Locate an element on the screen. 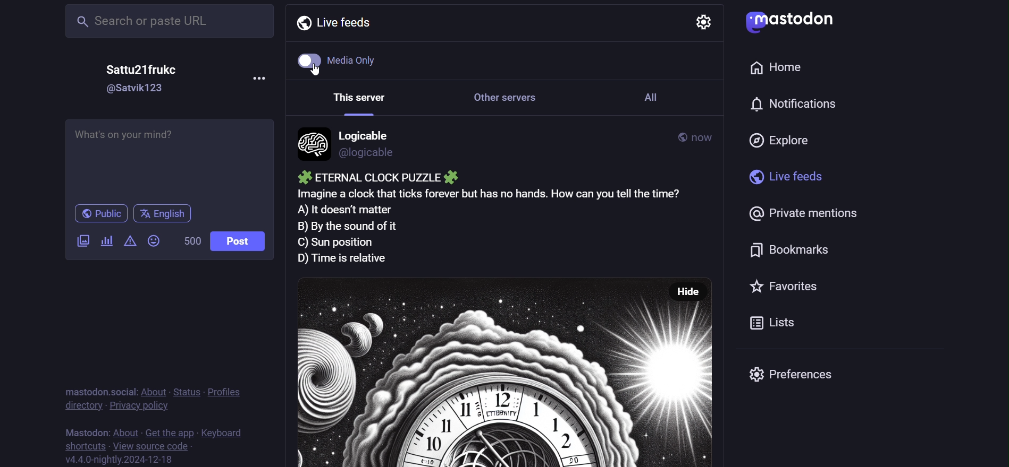 The width and height of the screenshot is (1009, 467). mastodon is located at coordinates (794, 21).